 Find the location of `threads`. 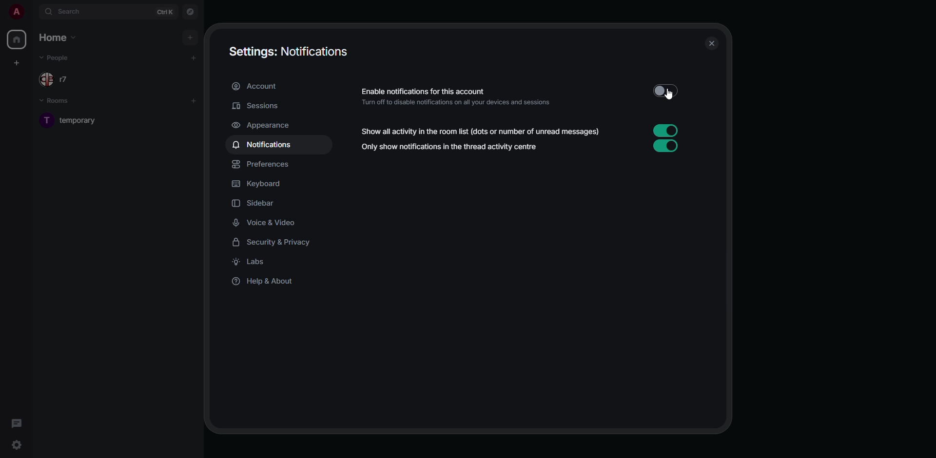

threads is located at coordinates (16, 423).